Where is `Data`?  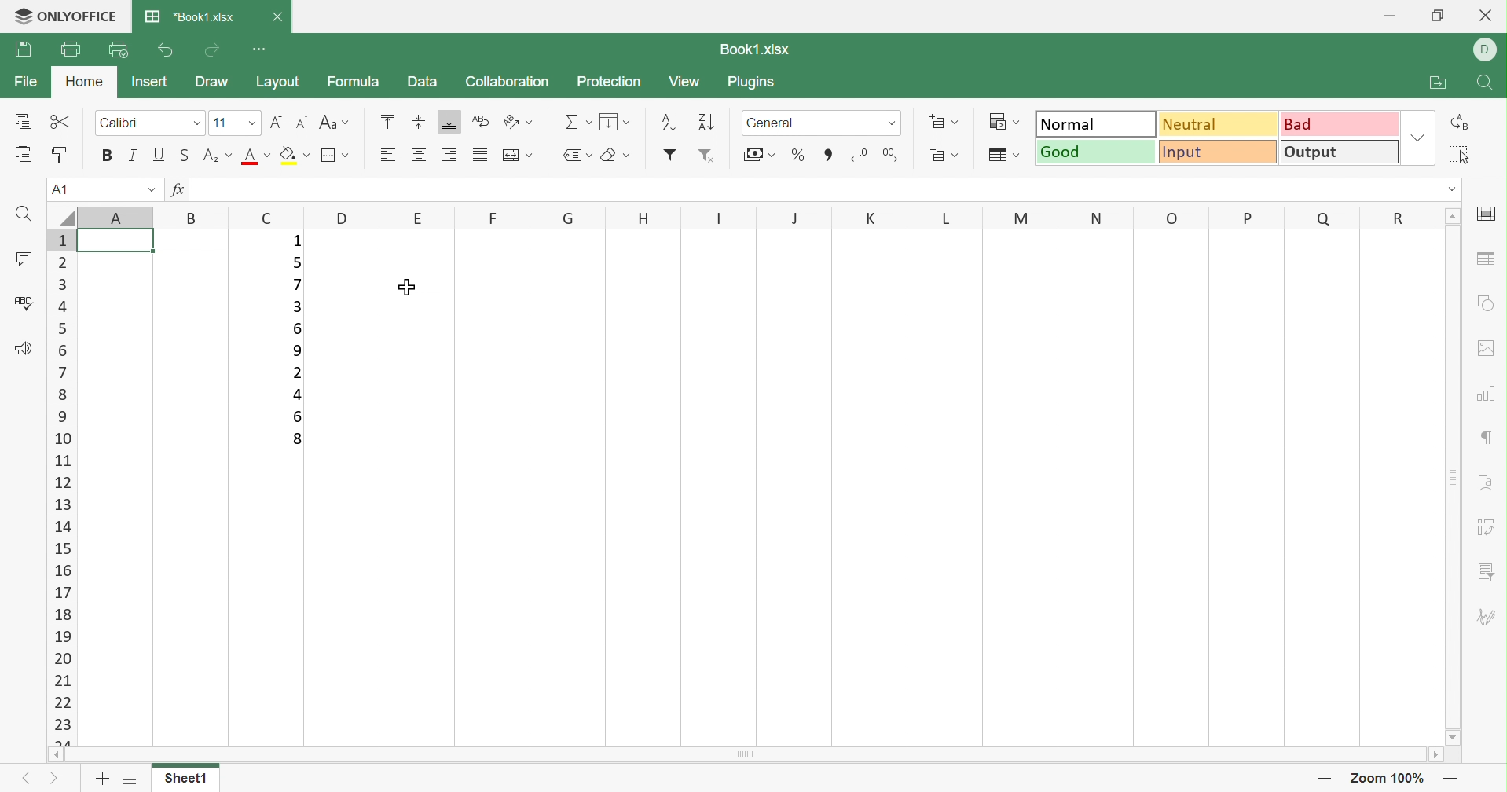 Data is located at coordinates (426, 82).